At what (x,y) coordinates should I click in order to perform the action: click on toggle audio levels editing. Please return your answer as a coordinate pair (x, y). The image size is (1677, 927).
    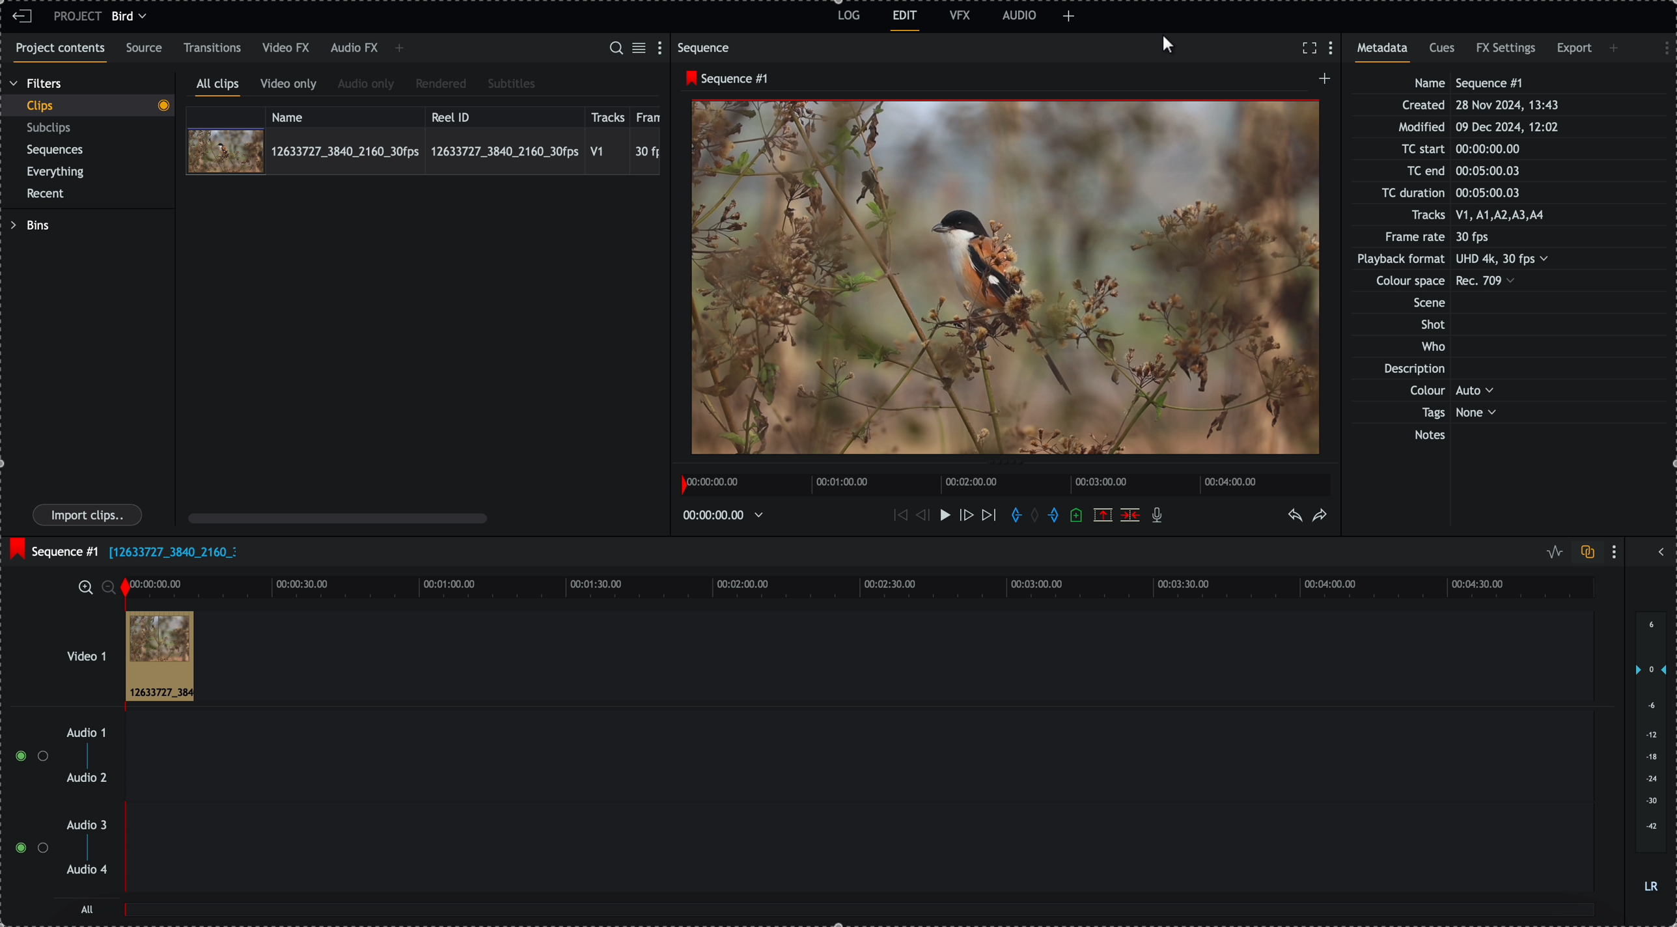
    Looking at the image, I should click on (1551, 552).